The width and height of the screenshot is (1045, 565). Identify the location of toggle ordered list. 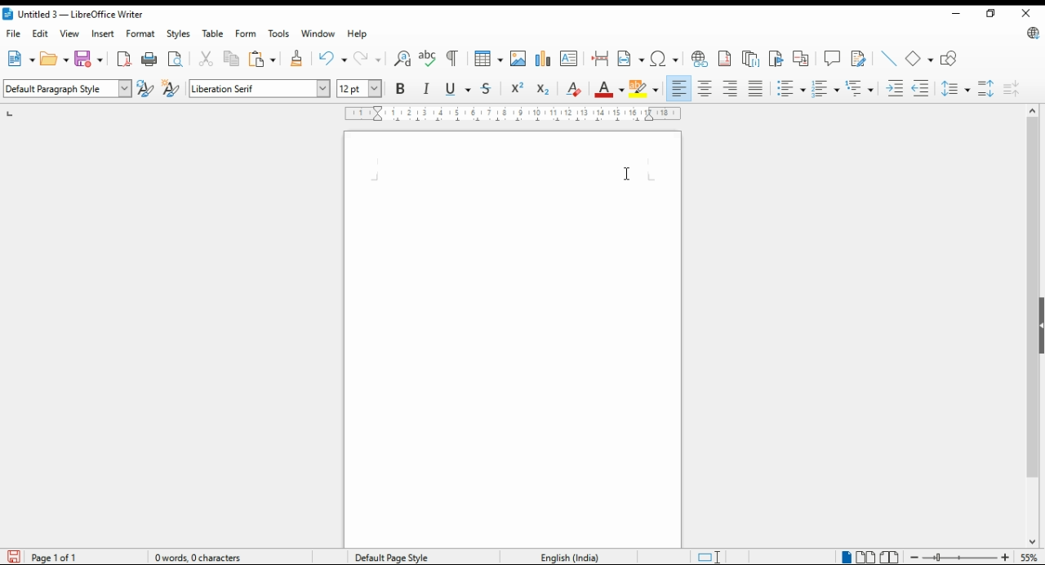
(825, 89).